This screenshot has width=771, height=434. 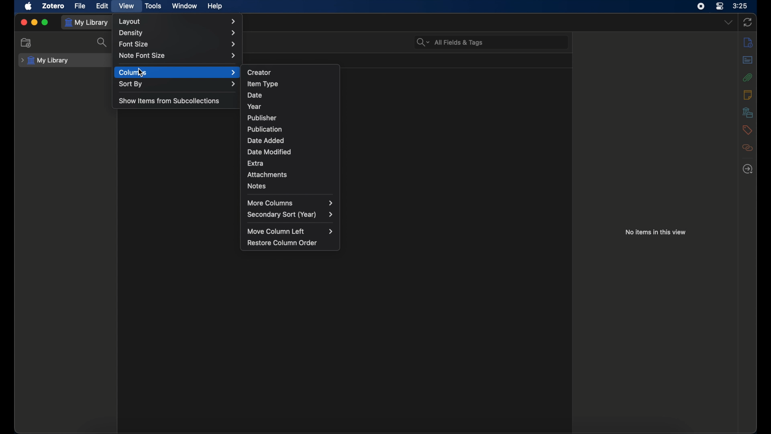 I want to click on Cursor, so click(x=140, y=73).